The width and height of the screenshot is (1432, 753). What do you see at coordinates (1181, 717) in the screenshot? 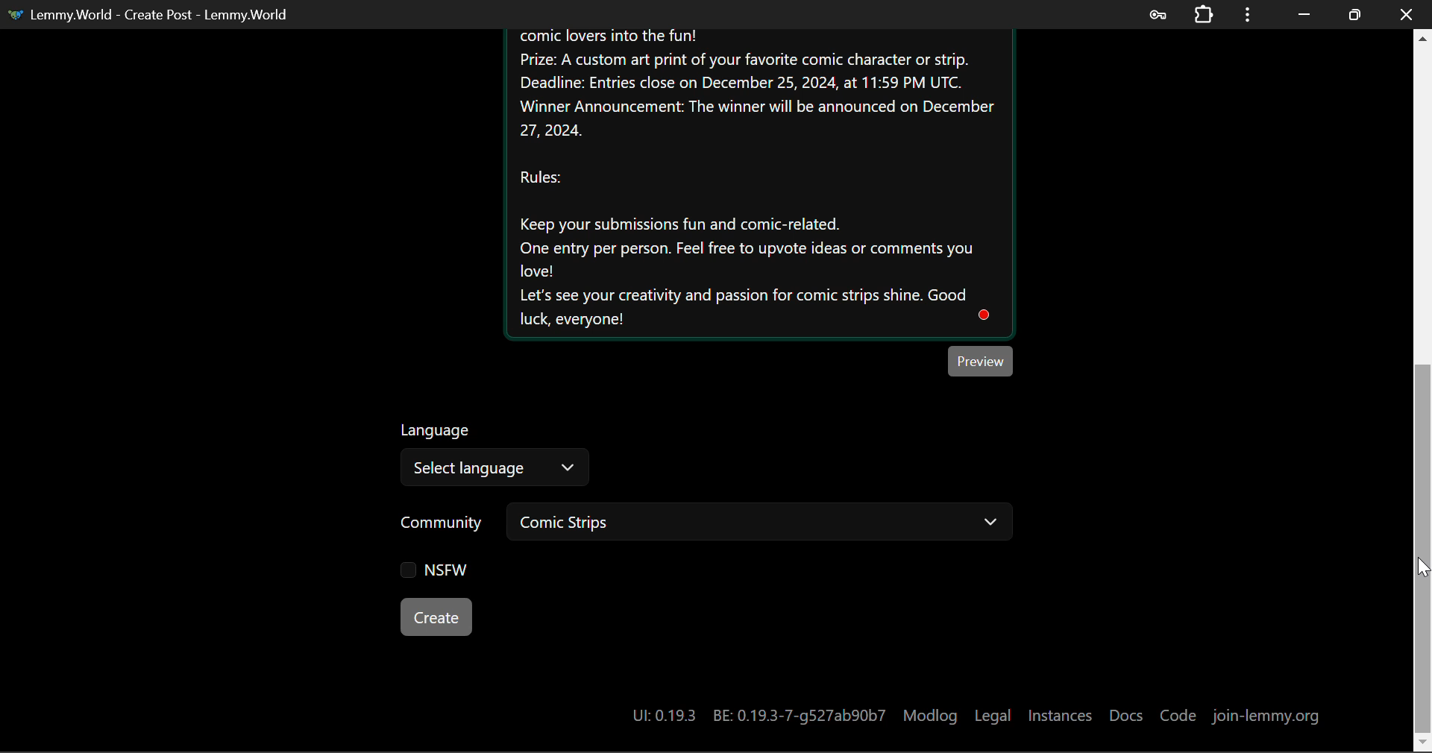
I see `Code` at bounding box center [1181, 717].